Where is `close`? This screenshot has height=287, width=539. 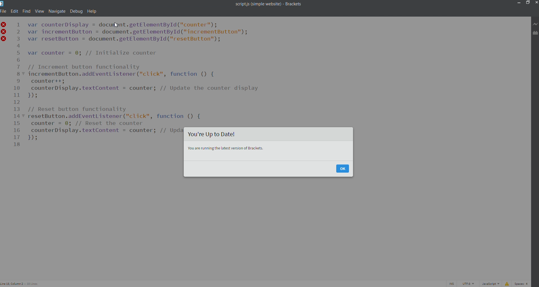
close is located at coordinates (536, 3).